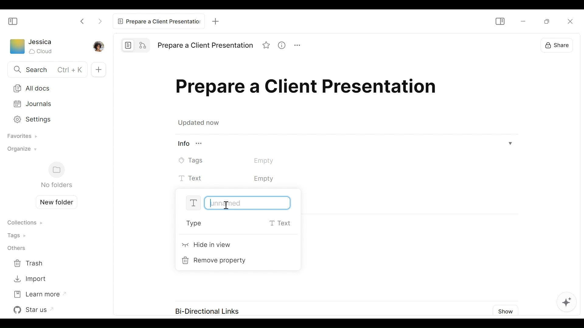 The image size is (584, 328). I want to click on Journals, so click(50, 121).